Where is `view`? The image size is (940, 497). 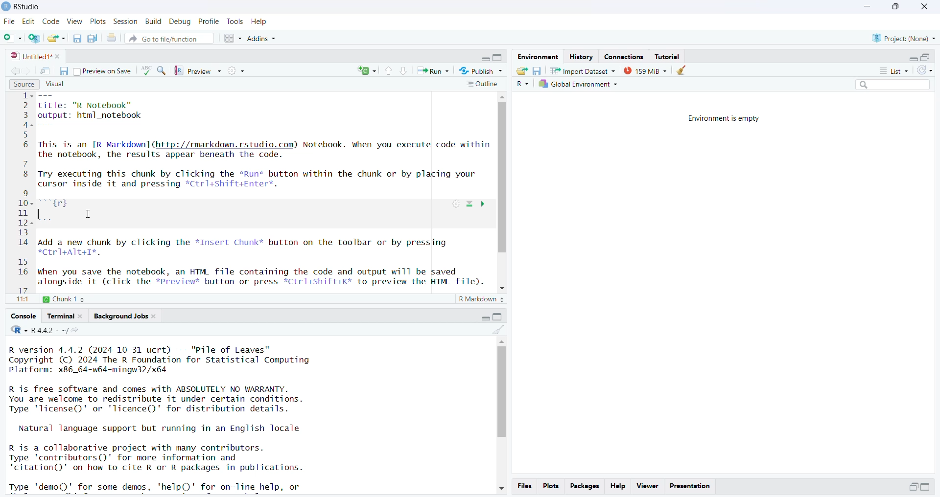
view is located at coordinates (75, 22).